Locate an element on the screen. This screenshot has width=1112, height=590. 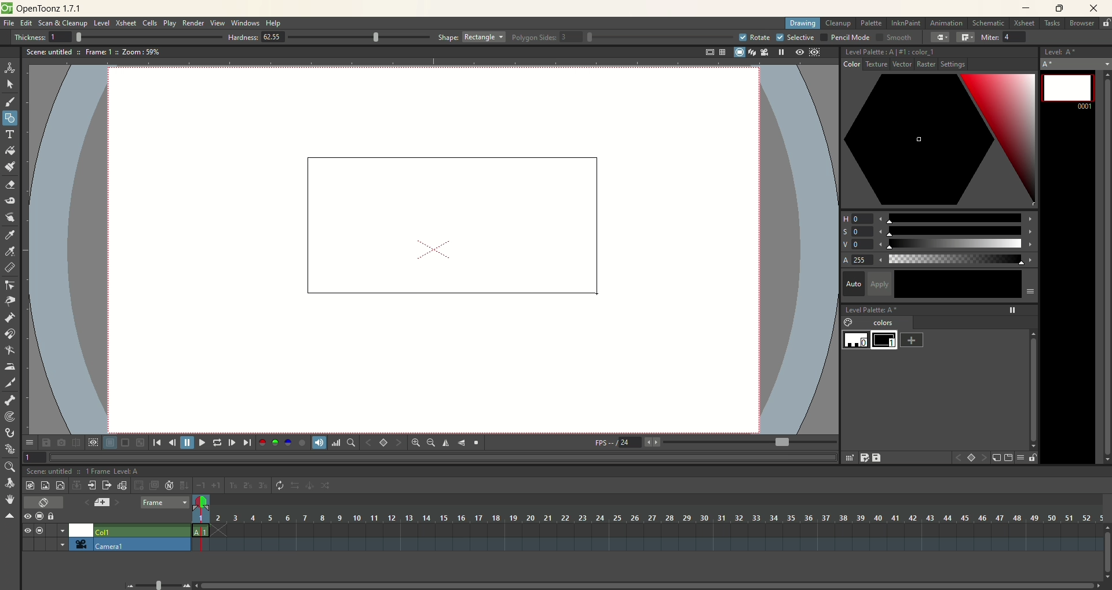
reverse is located at coordinates (296, 486).